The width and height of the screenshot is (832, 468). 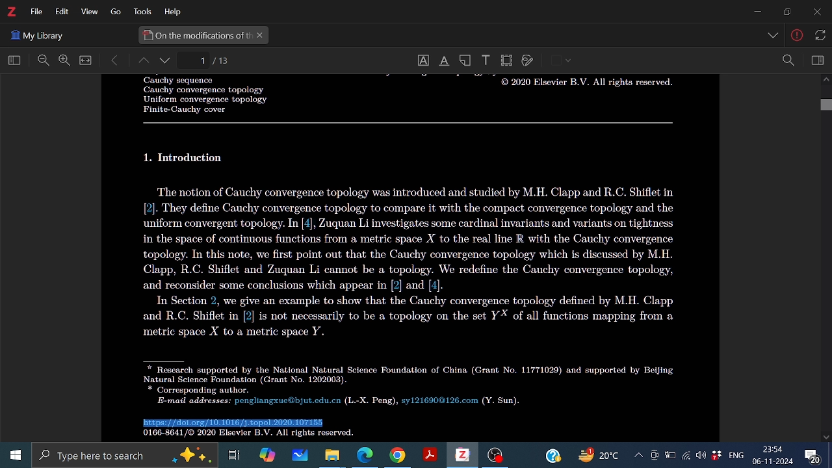 I want to click on , so click(x=569, y=61).